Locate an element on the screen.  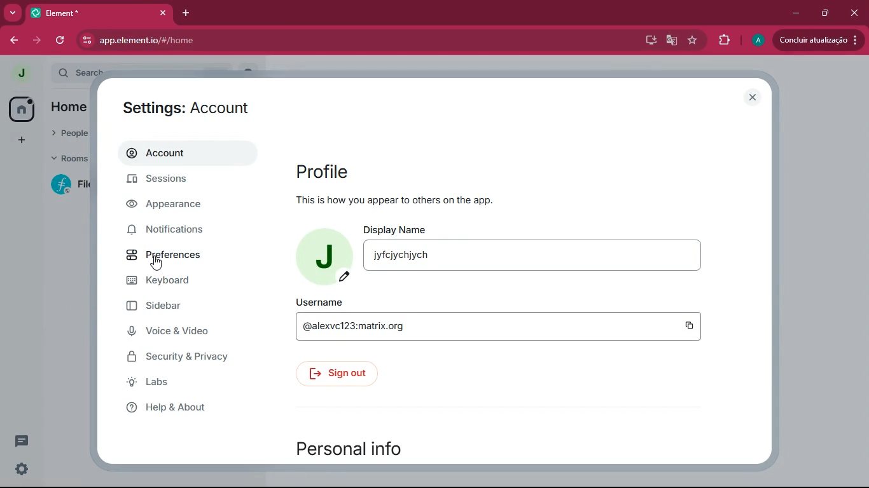
@alexvc123:matrix.org is located at coordinates (484, 326).